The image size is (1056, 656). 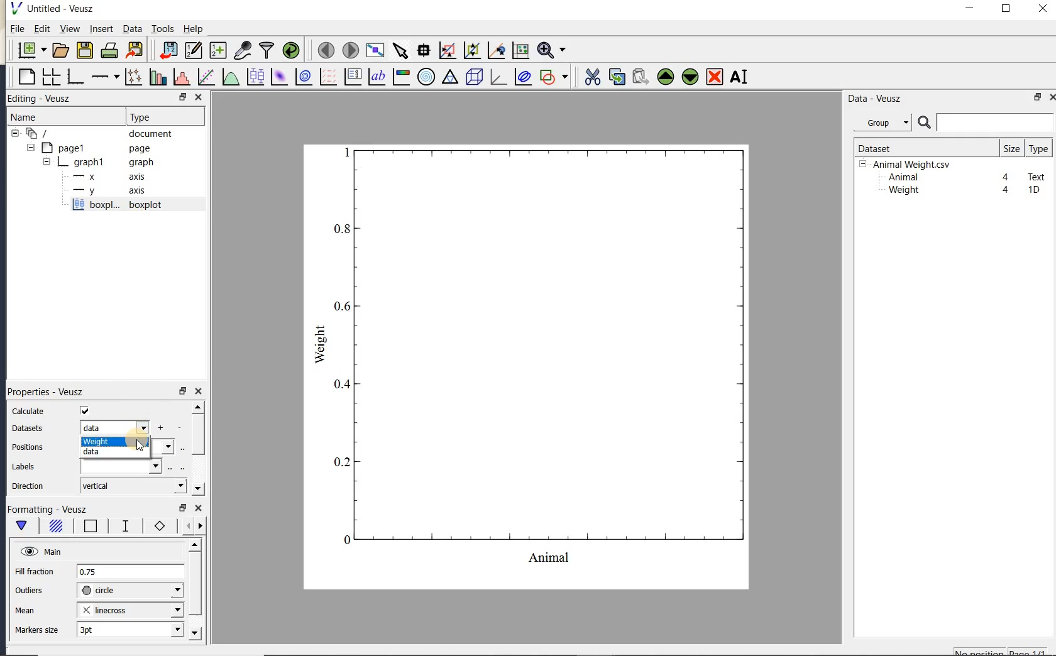 What do you see at coordinates (886, 123) in the screenshot?
I see `Data - Veusz` at bounding box center [886, 123].